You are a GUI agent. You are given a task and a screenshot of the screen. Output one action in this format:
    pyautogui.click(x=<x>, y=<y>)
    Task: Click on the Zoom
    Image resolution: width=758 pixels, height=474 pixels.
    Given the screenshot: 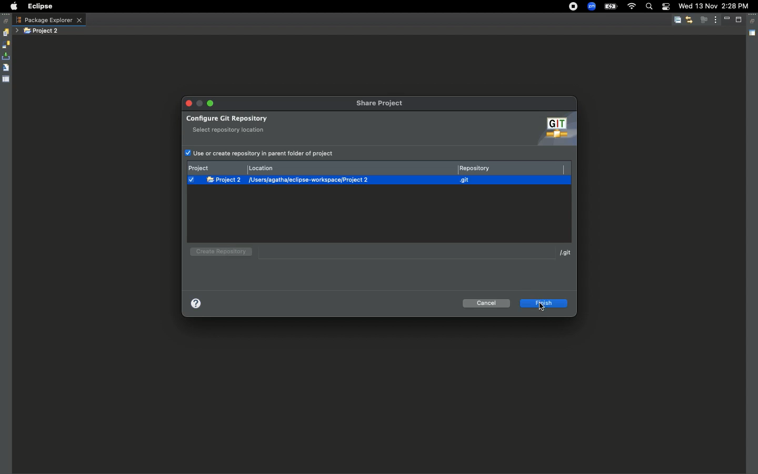 What is the action you would take?
    pyautogui.click(x=592, y=7)
    